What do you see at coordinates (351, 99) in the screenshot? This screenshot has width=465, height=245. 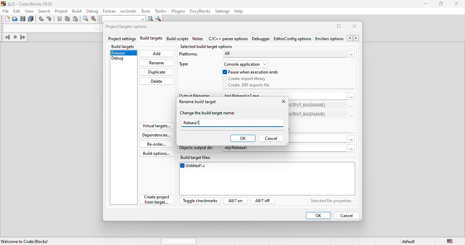 I see `more` at bounding box center [351, 99].